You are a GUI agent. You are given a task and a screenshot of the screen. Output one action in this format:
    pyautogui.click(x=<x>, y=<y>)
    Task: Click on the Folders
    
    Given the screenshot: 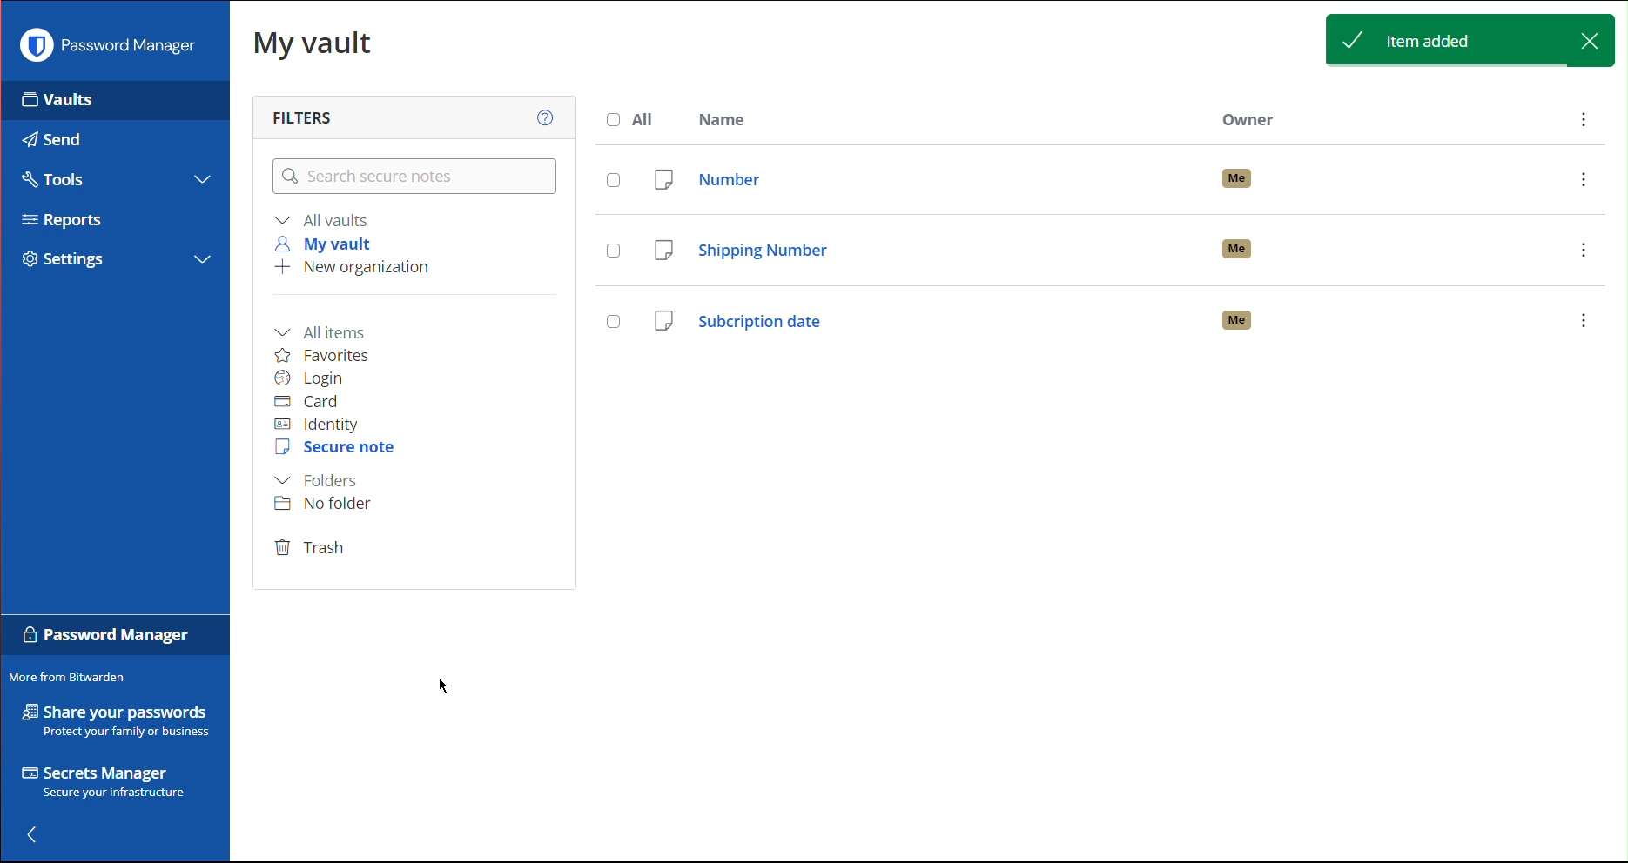 What is the action you would take?
    pyautogui.click(x=320, y=480)
    